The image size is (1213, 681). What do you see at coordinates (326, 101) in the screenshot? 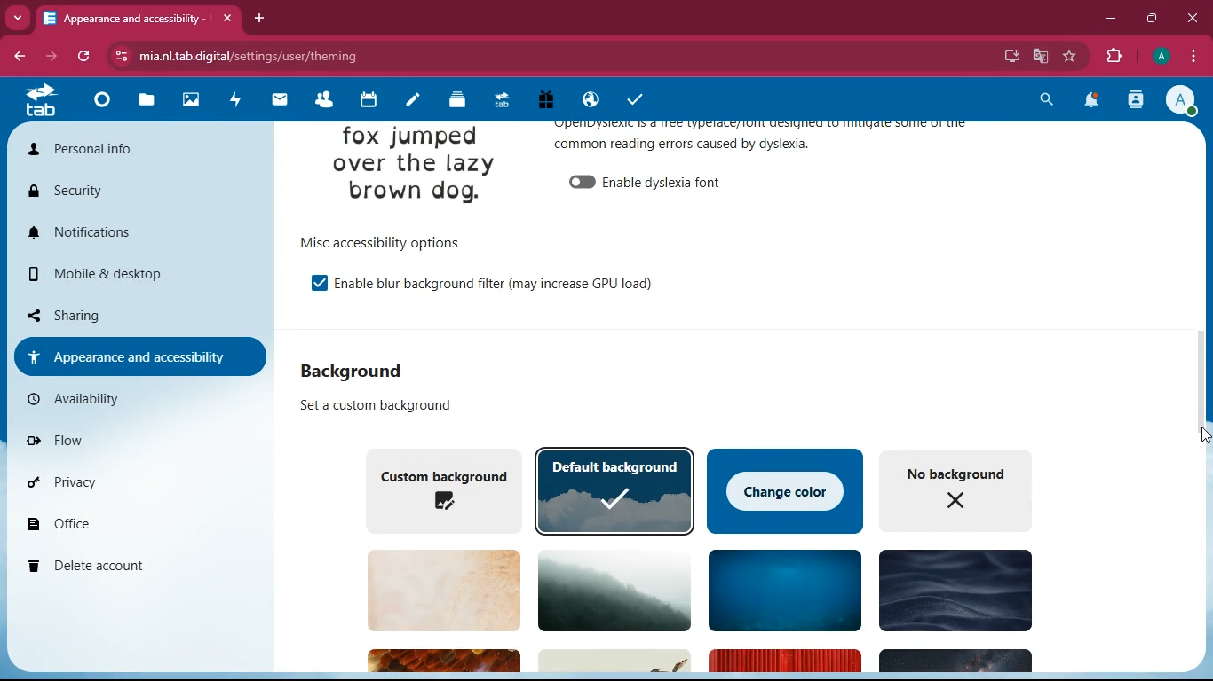
I see `friends` at bounding box center [326, 101].